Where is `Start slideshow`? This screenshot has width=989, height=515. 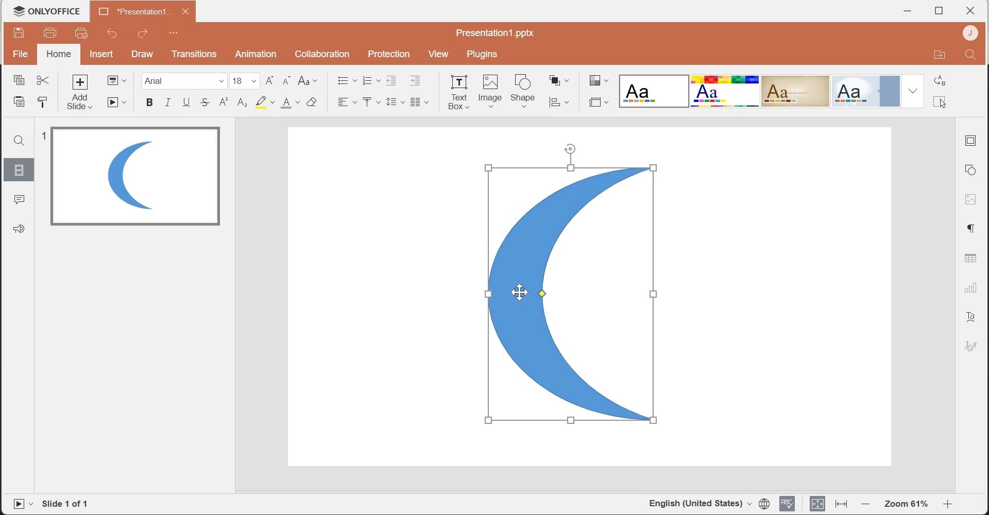
Start slideshow is located at coordinates (118, 102).